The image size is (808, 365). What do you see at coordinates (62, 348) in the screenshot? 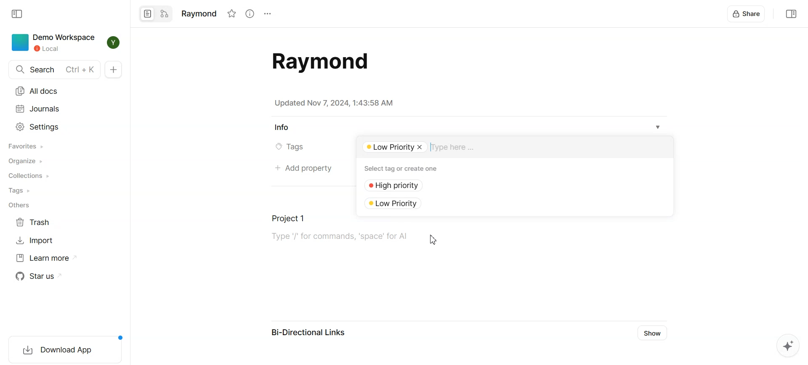
I see `Download App` at bounding box center [62, 348].